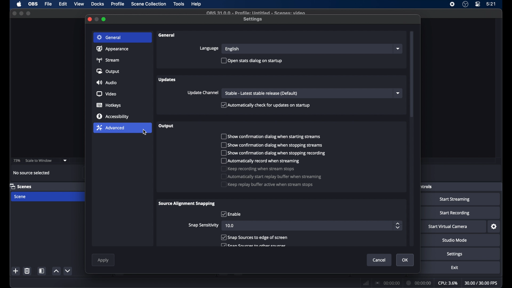  Describe the element at coordinates (21, 13) in the screenshot. I see `minimize` at that location.